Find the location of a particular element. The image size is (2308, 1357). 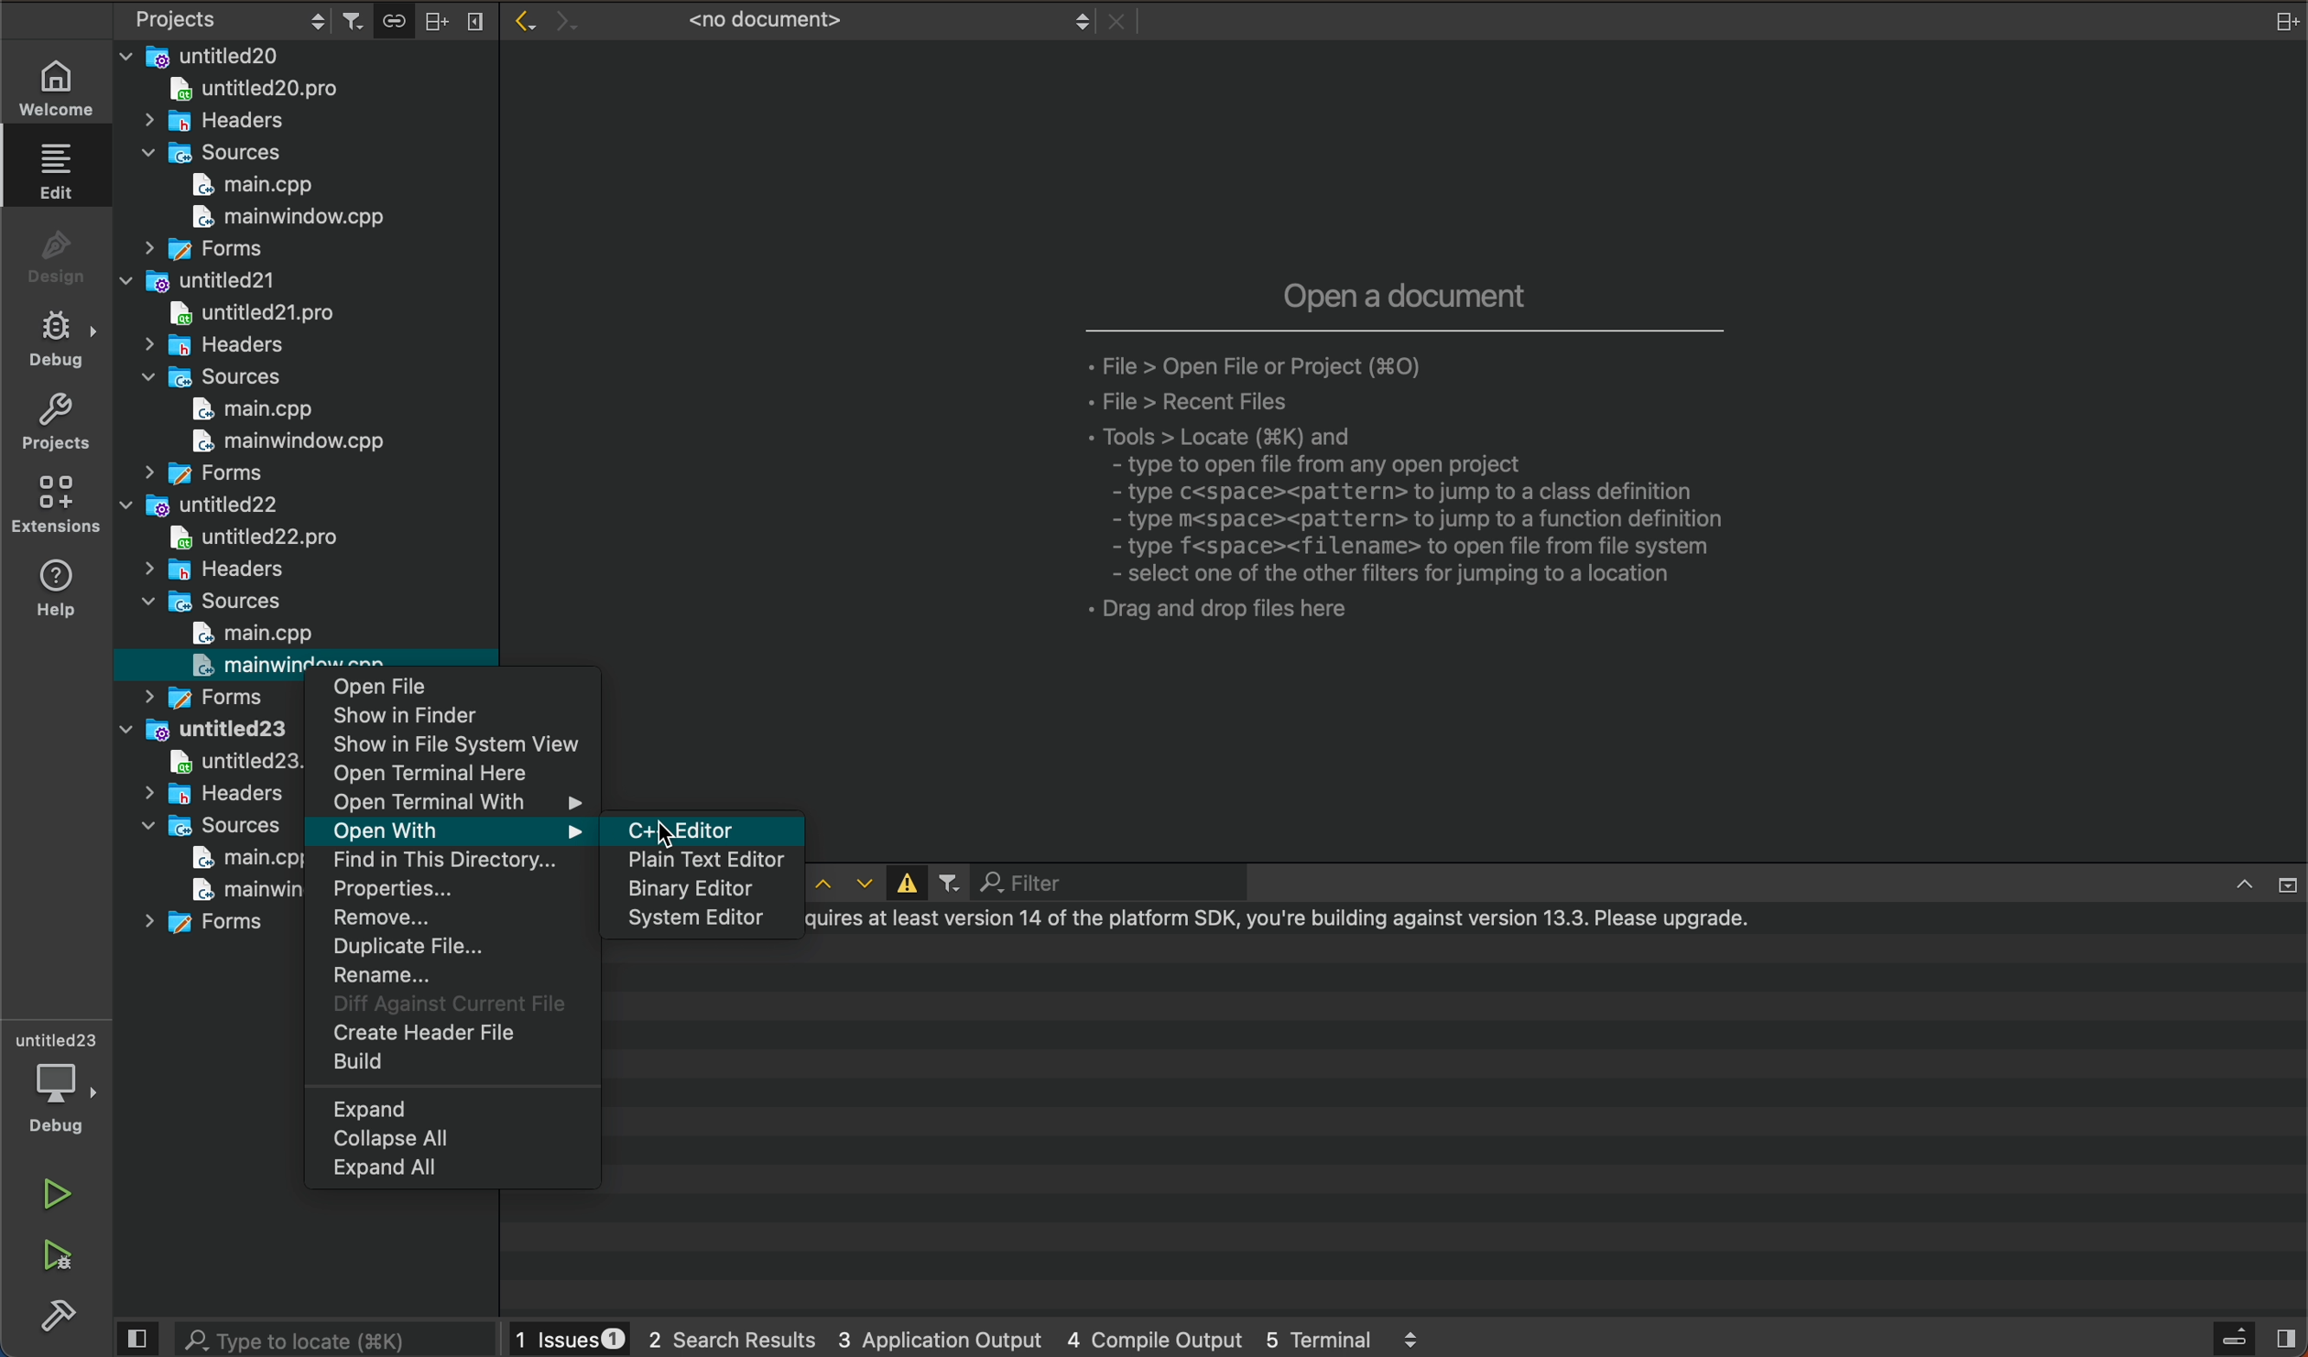

open with is located at coordinates (452, 830).